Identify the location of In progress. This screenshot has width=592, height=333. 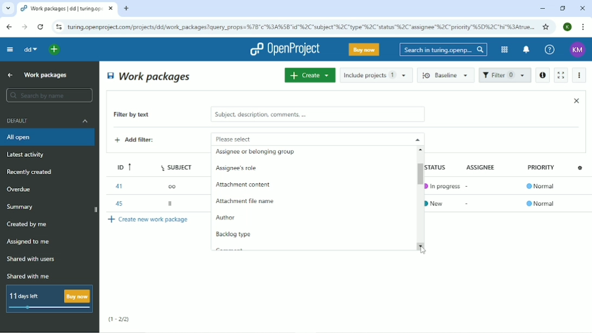
(442, 186).